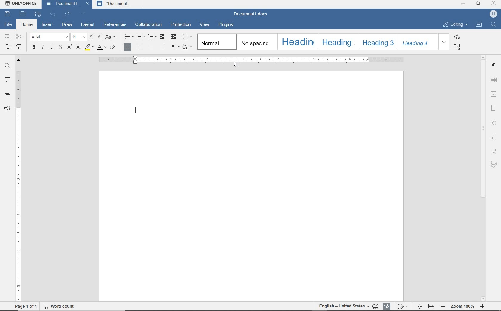 The image size is (501, 311). I want to click on TAB STOP, so click(19, 60).